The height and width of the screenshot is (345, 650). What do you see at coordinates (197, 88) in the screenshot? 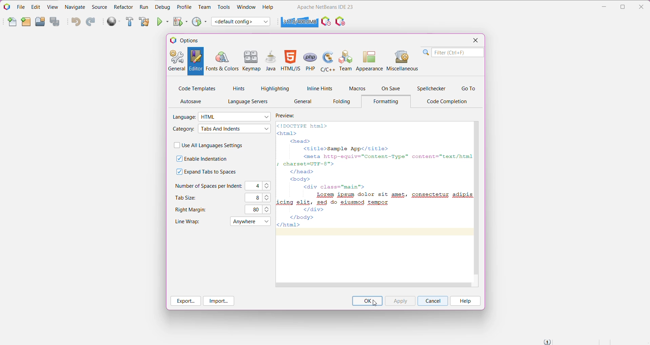
I see `Code Templates` at bounding box center [197, 88].